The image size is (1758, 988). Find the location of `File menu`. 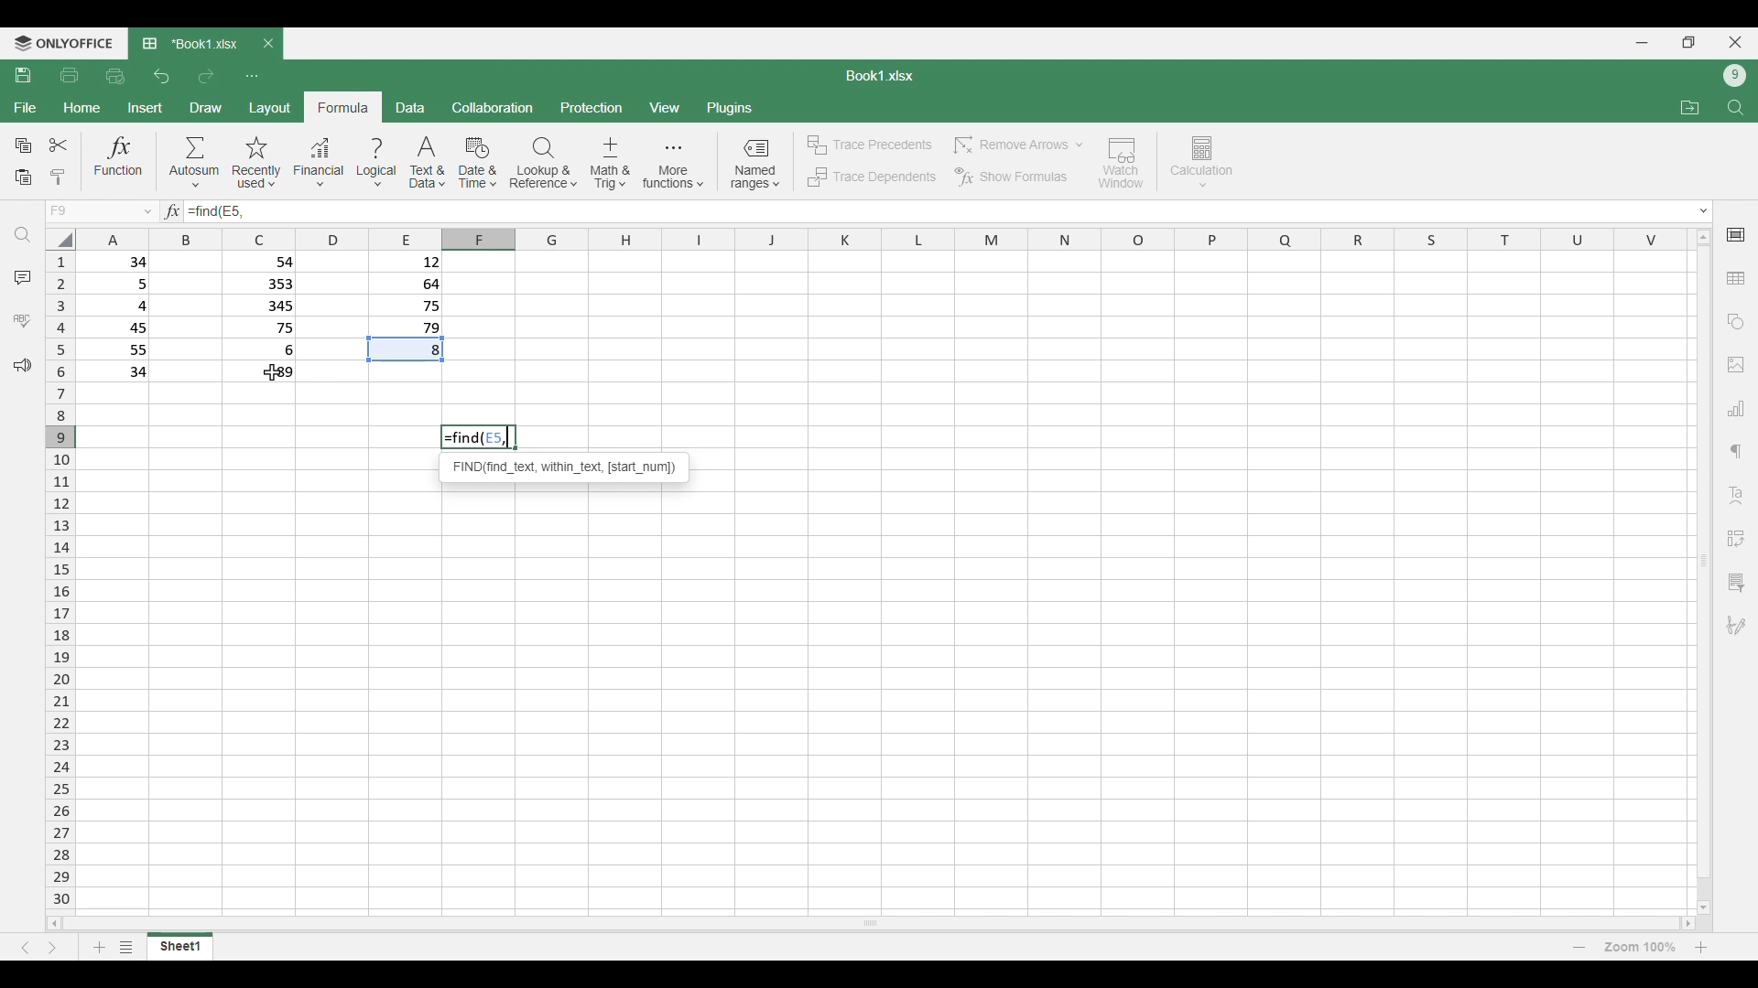

File menu is located at coordinates (26, 108).